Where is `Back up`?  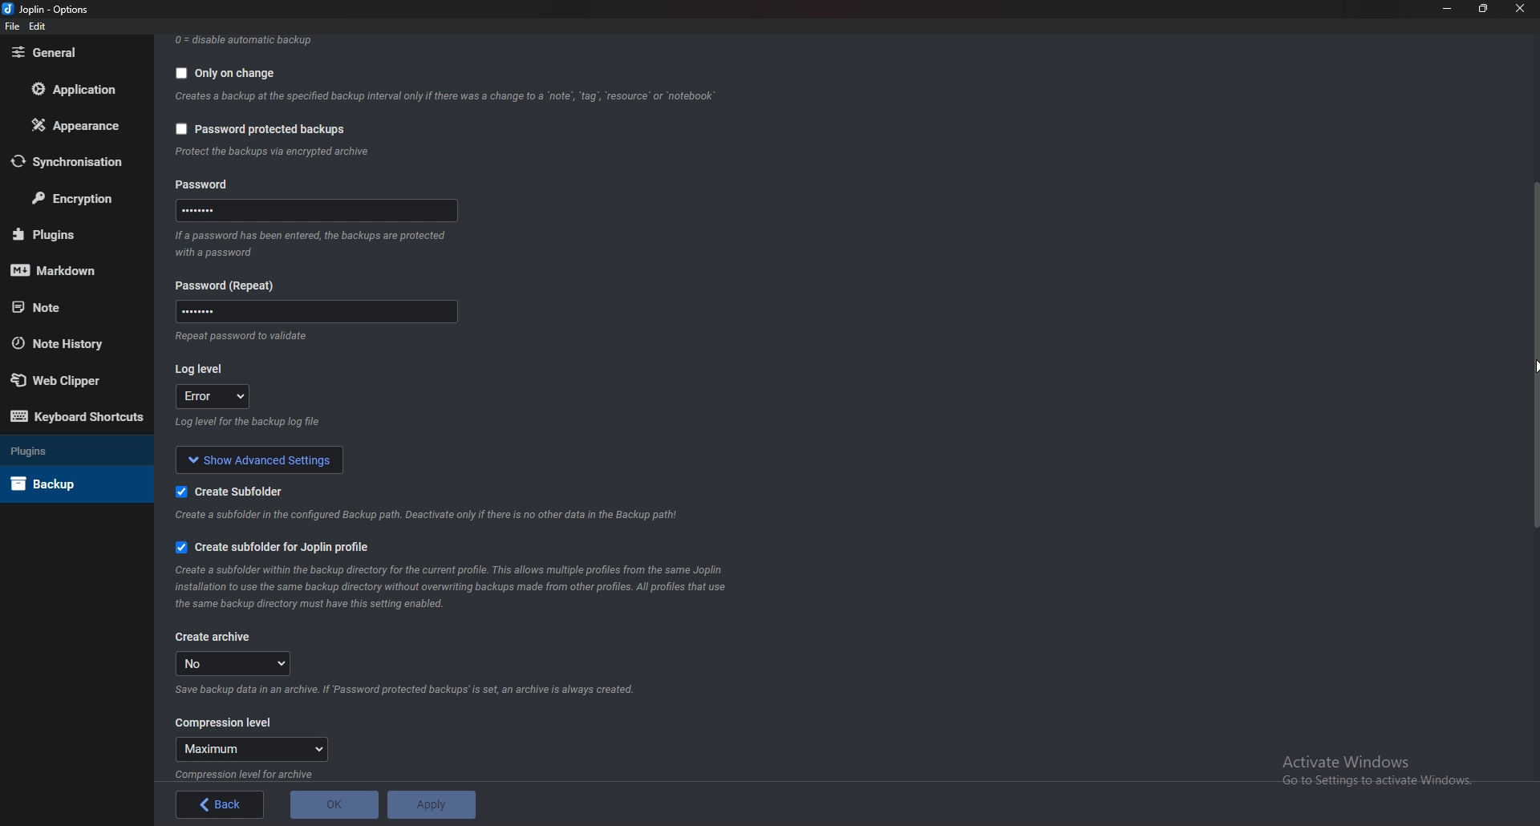 Back up is located at coordinates (70, 483).